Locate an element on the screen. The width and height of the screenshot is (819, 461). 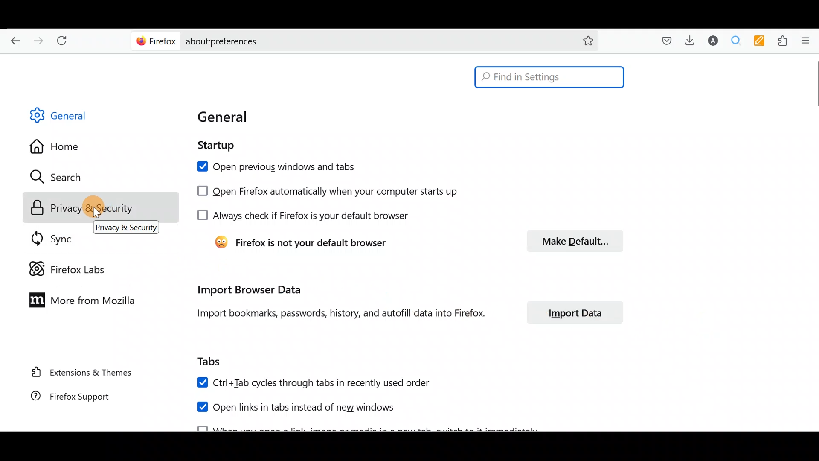
hover text: privacy & security is located at coordinates (126, 227).